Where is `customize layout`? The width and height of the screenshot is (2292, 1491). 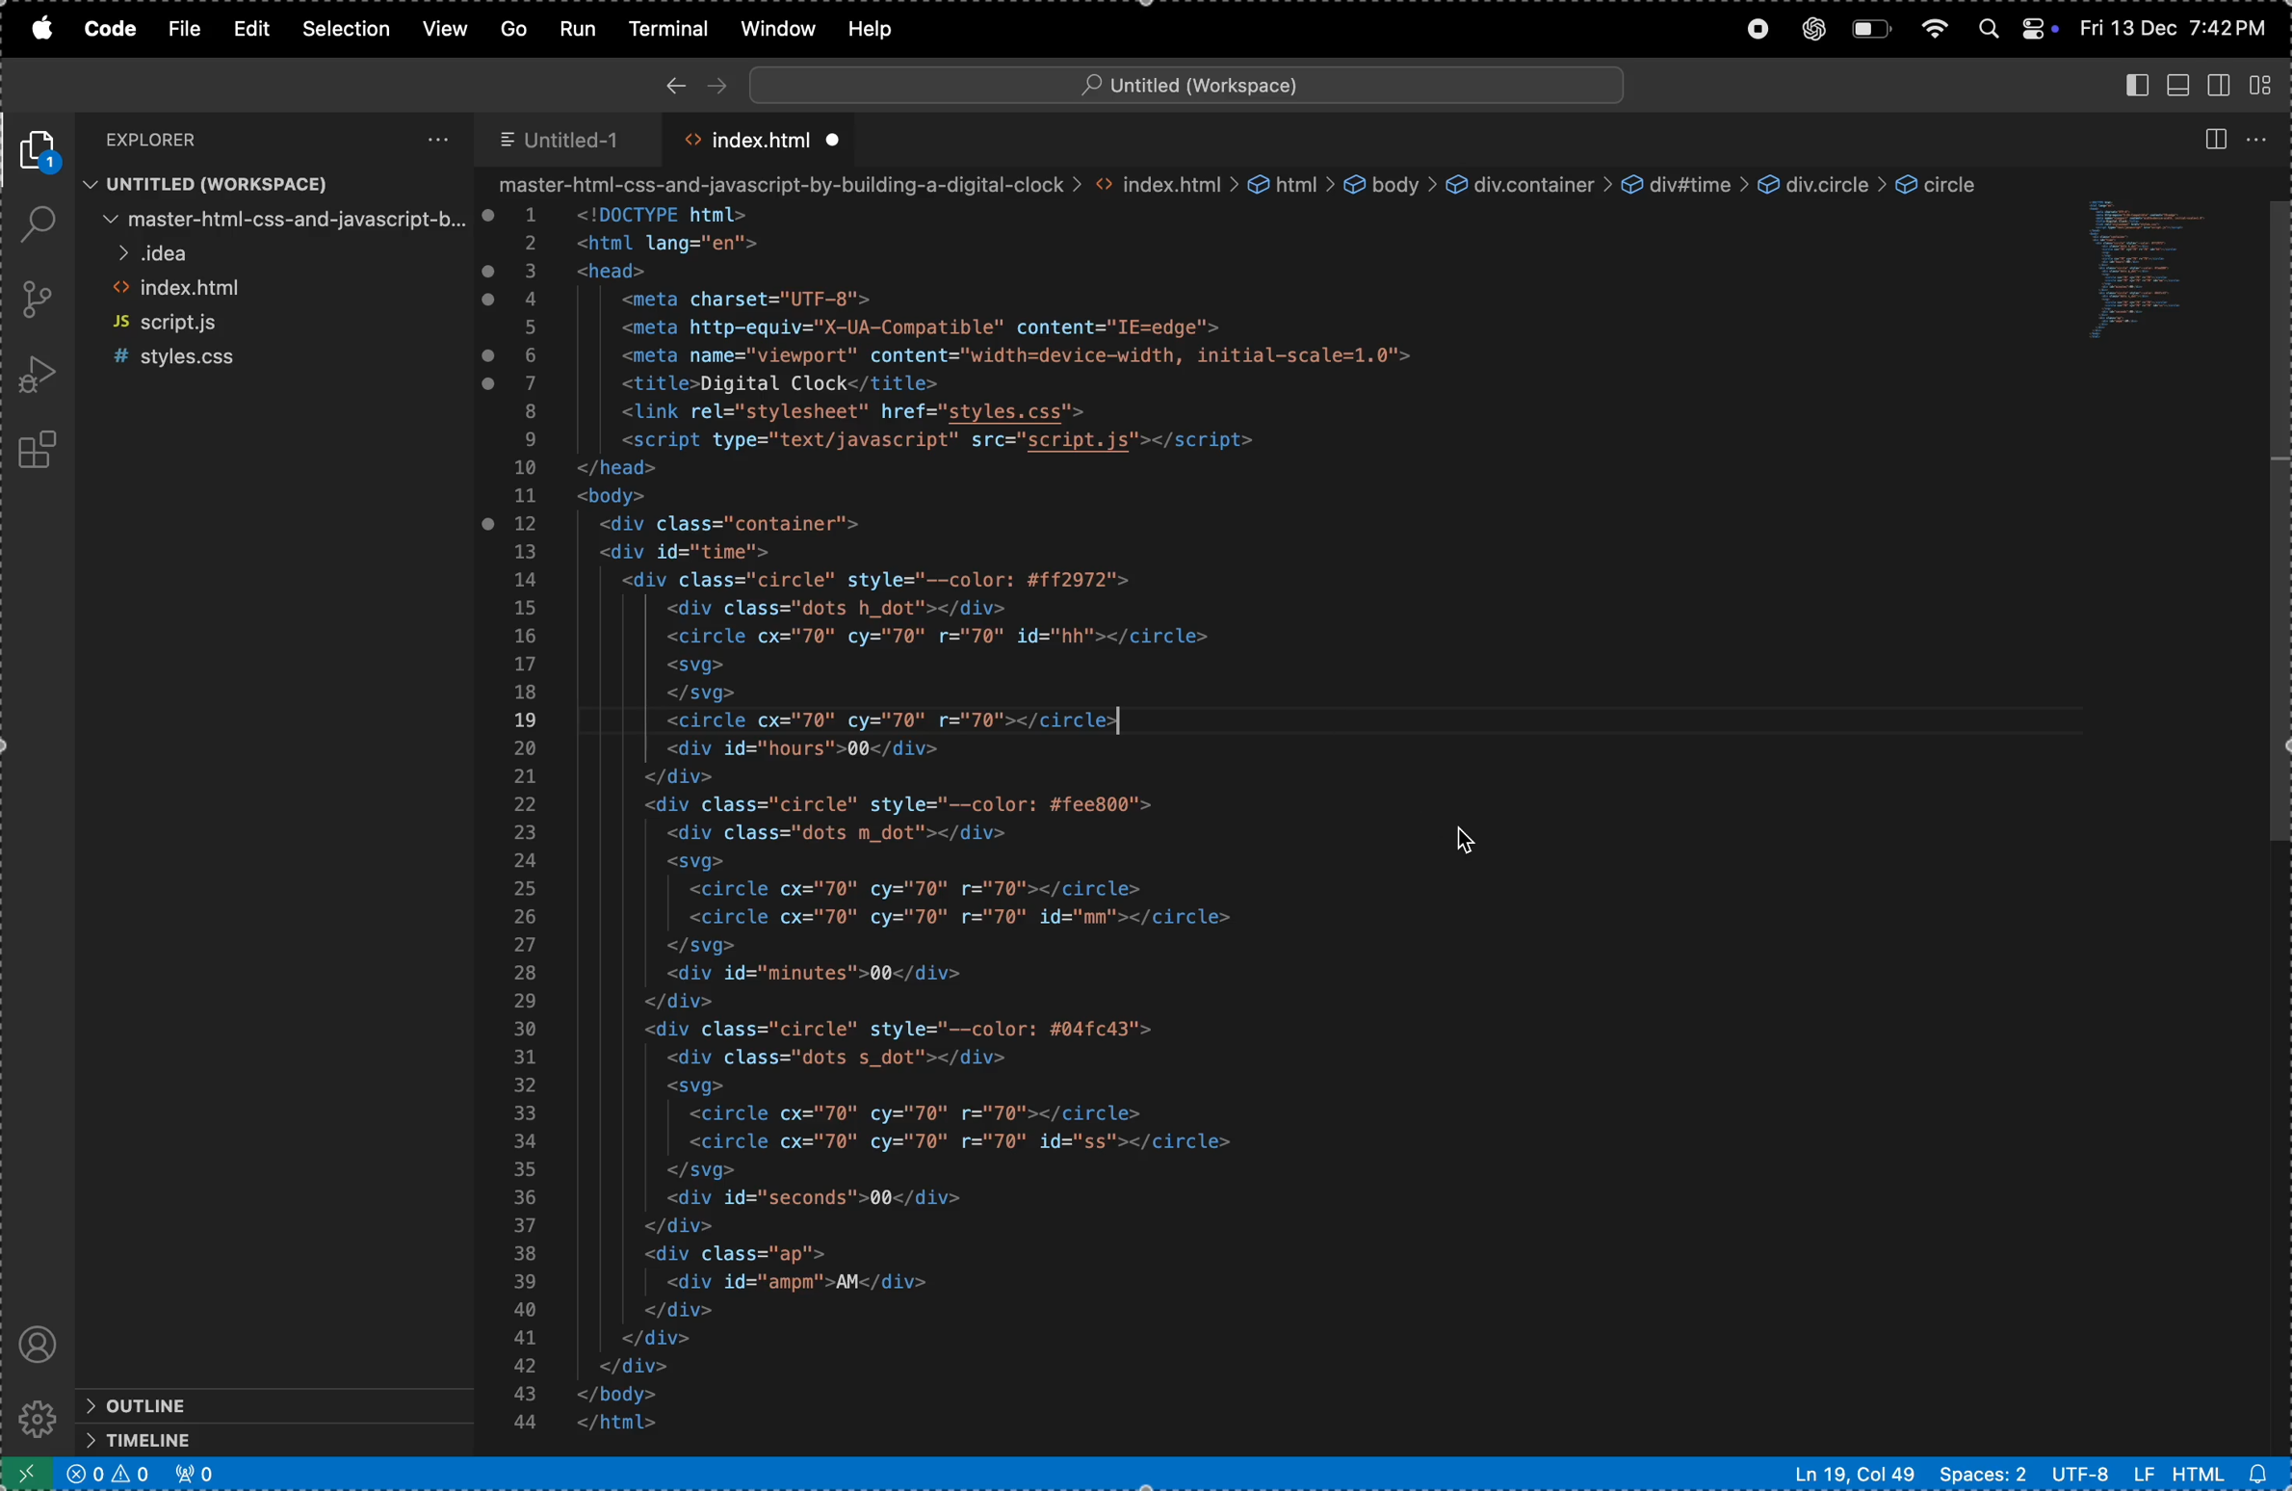
customize layout is located at coordinates (2268, 82).